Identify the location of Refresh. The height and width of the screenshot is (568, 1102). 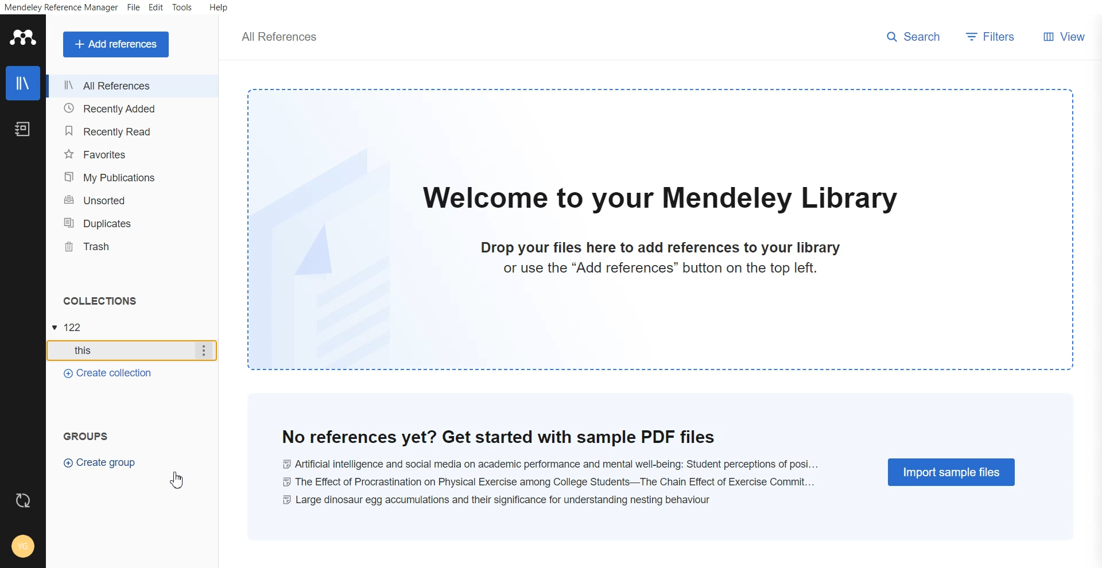
(22, 500).